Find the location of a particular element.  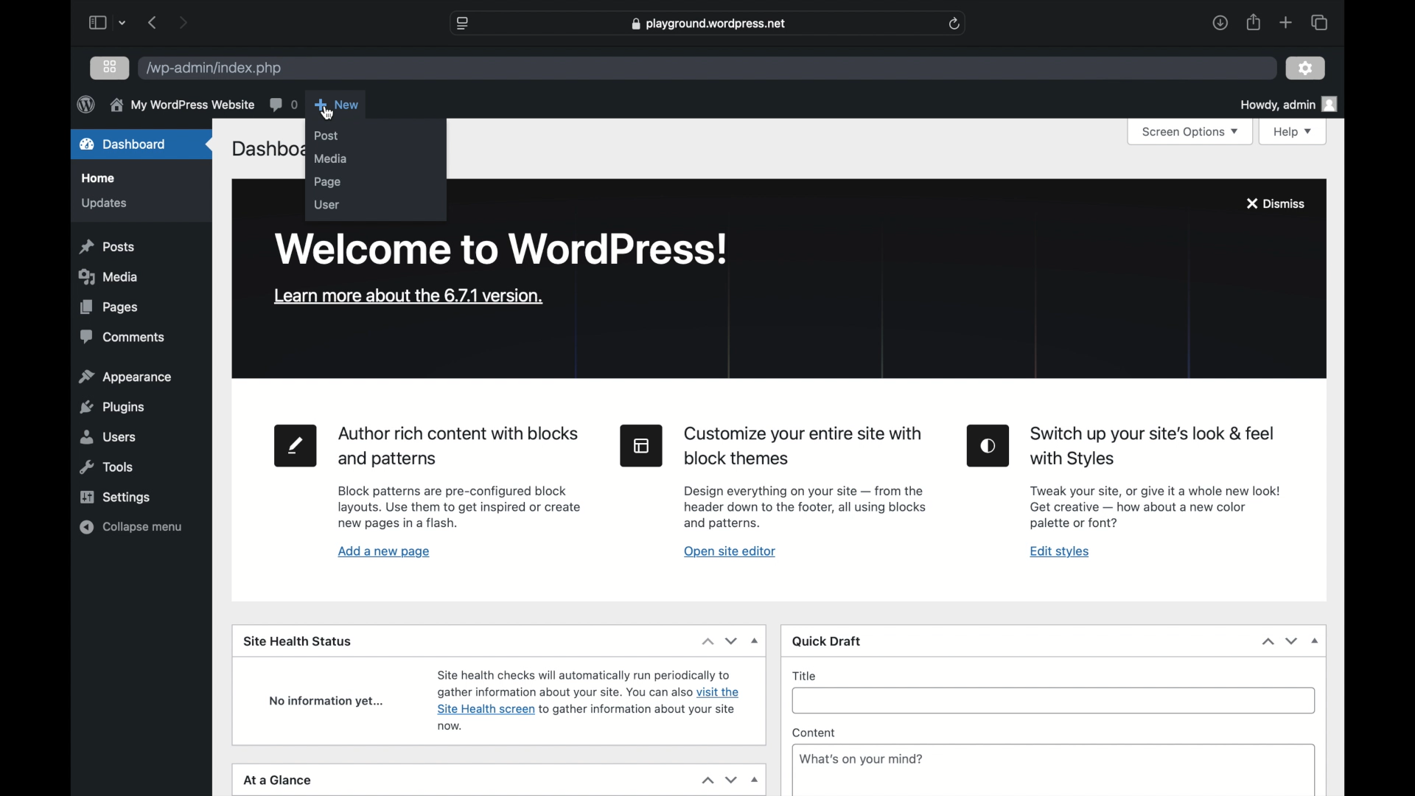

refresh is located at coordinates (955, 24).